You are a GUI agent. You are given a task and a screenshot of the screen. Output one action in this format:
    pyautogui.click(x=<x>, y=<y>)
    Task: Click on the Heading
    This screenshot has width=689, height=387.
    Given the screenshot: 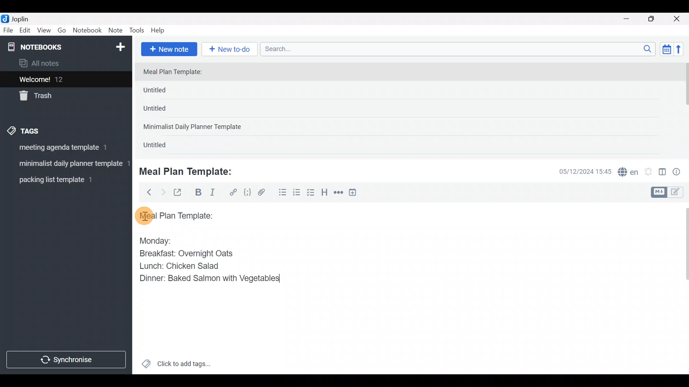 What is the action you would take?
    pyautogui.click(x=325, y=193)
    